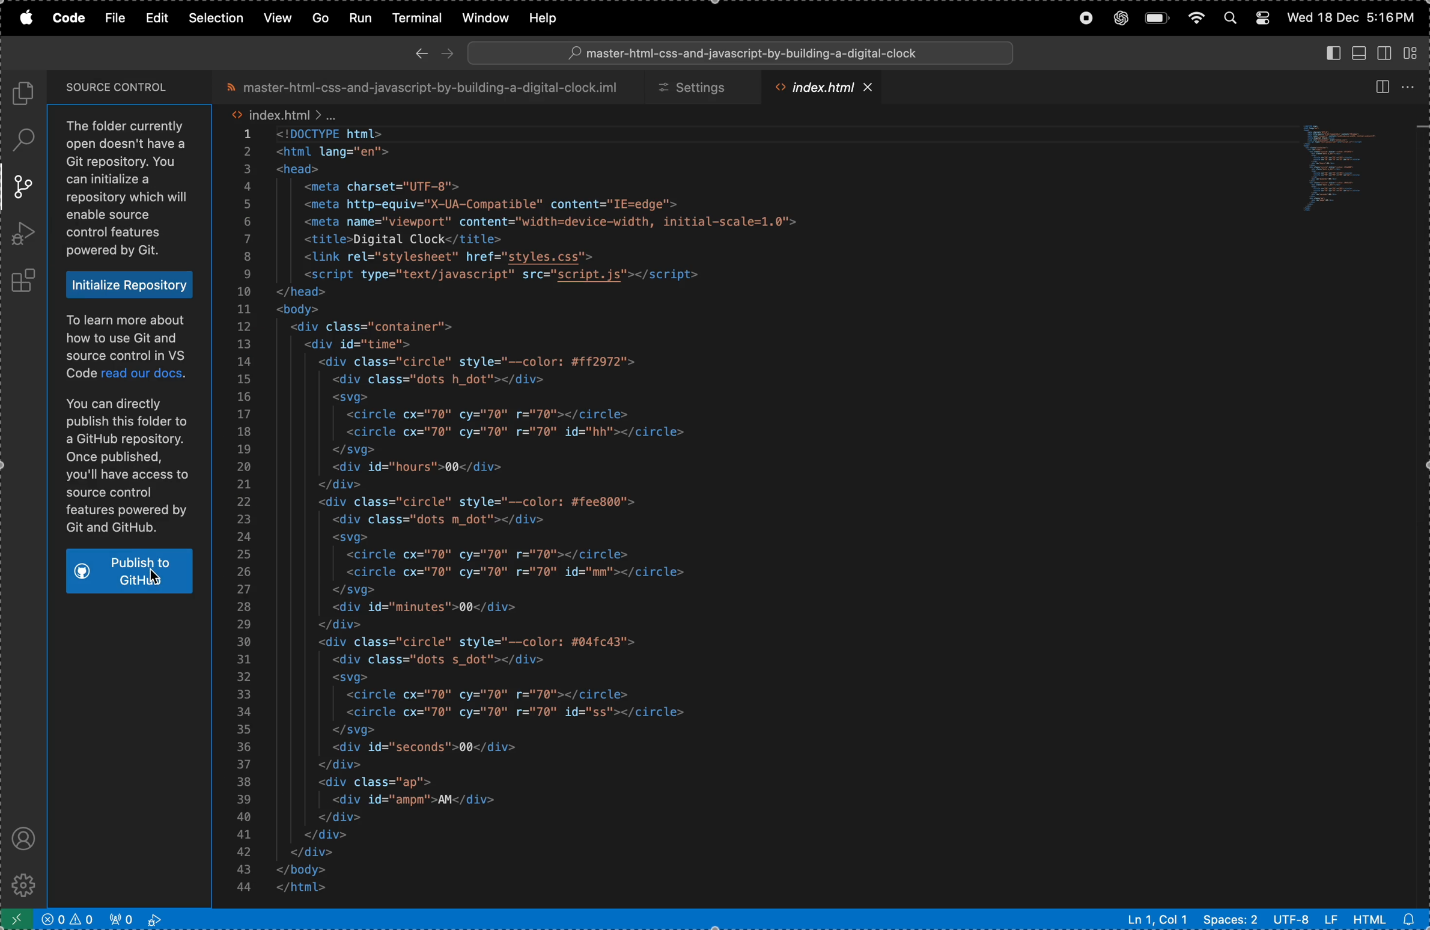  Describe the element at coordinates (490, 695) in the screenshot. I see `<circle cx="70" cy="70" r="70"></circle>` at that location.